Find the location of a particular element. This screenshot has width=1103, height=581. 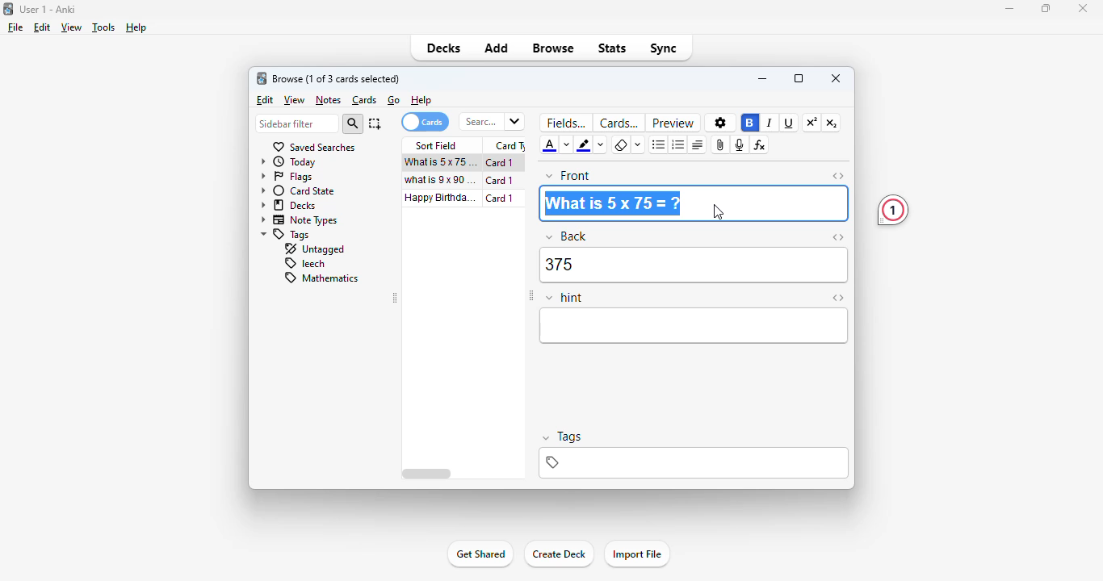

tags is located at coordinates (563, 437).